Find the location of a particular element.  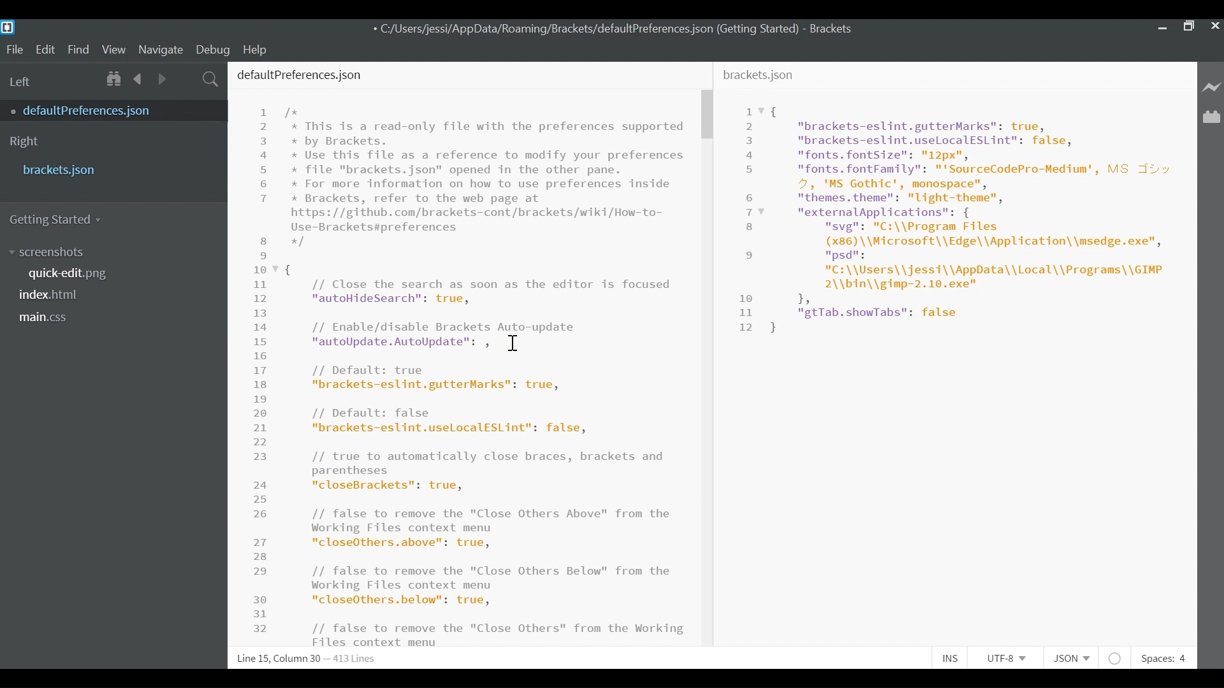

defaultPreferences.json is located at coordinates (104, 110).